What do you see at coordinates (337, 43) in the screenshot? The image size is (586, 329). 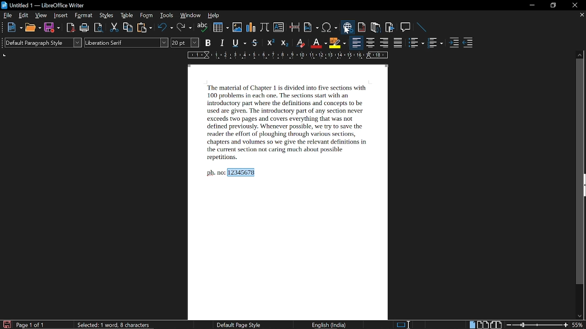 I see `highlight` at bounding box center [337, 43].